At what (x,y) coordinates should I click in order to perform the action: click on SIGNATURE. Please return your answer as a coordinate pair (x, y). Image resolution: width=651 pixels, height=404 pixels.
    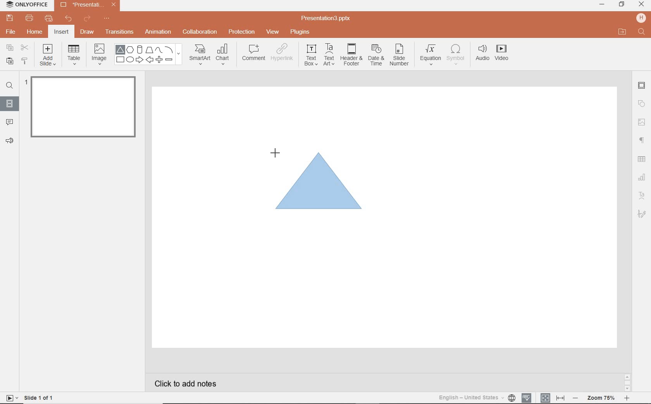
    Looking at the image, I should click on (643, 213).